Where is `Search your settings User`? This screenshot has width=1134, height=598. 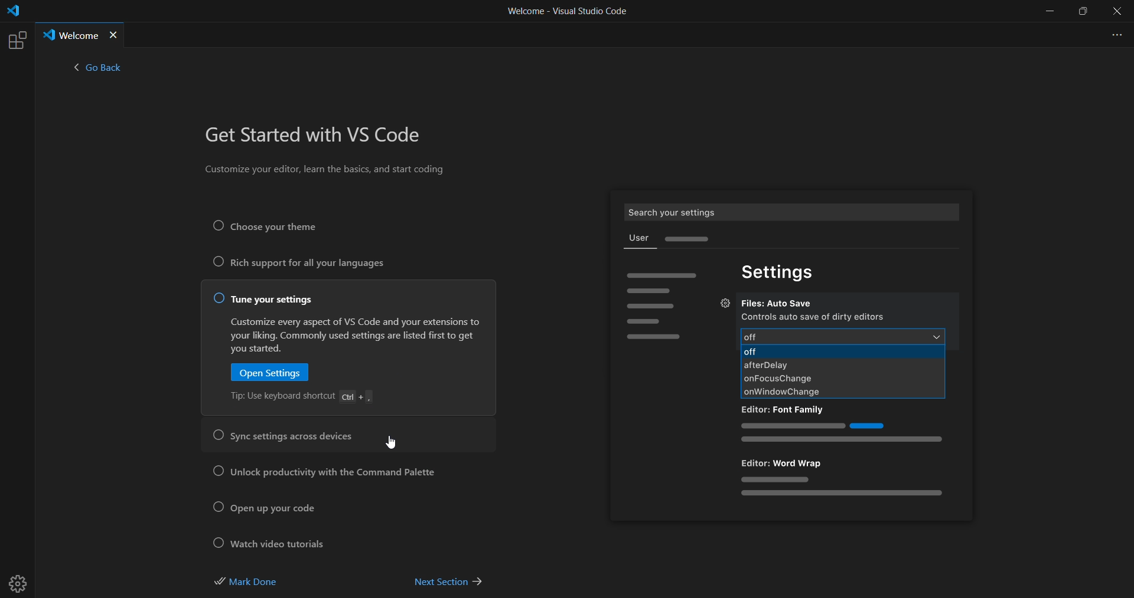 Search your settings User is located at coordinates (791, 212).